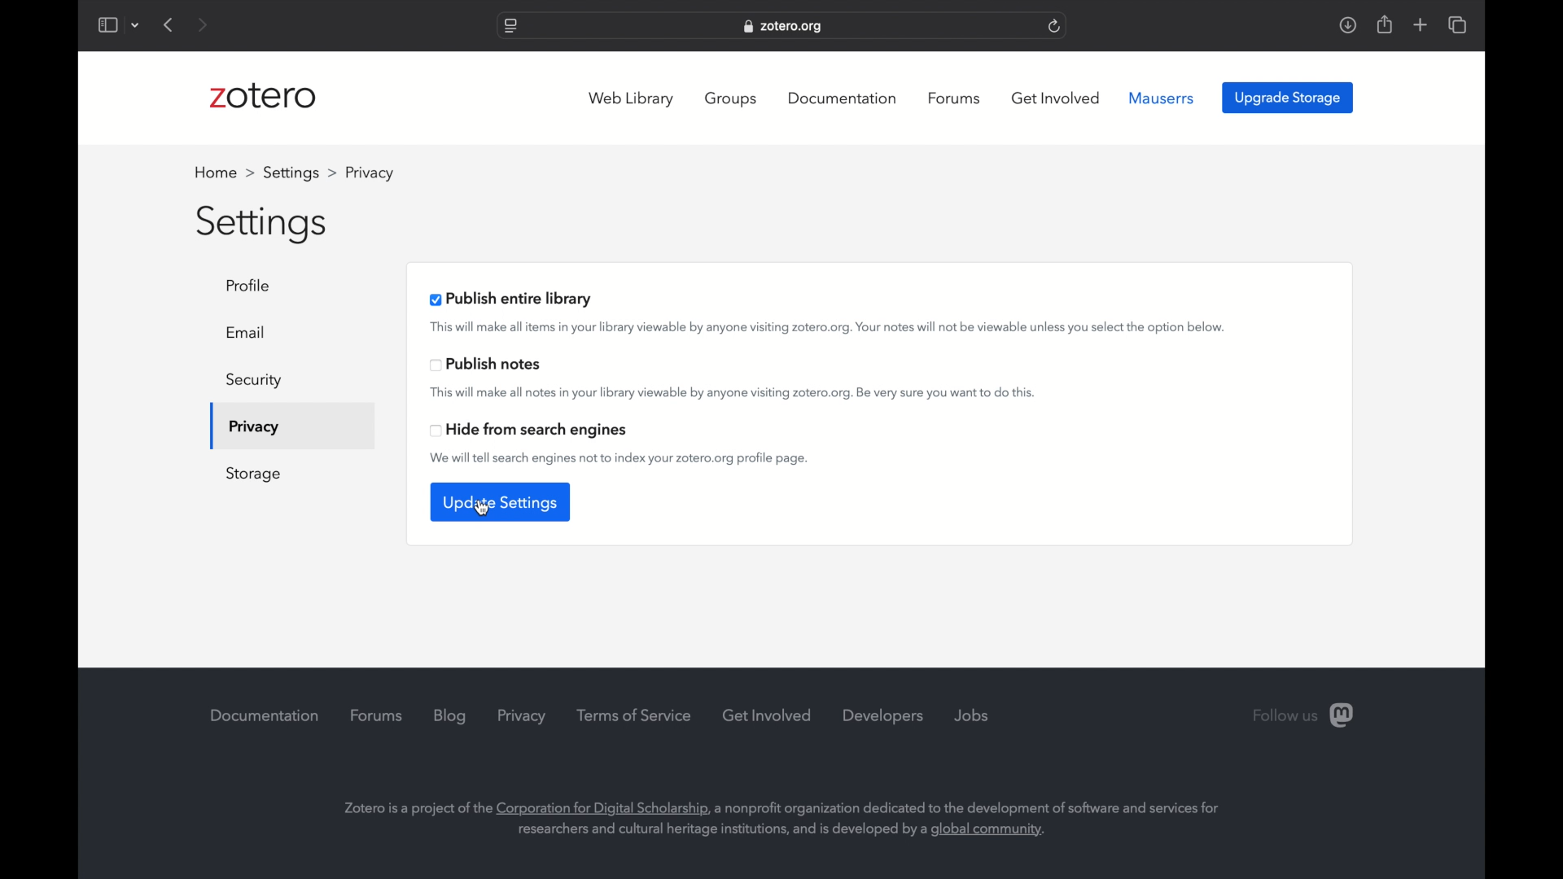 The height and width of the screenshot is (879, 1563). What do you see at coordinates (501, 502) in the screenshot?
I see `update settings` at bounding box center [501, 502].